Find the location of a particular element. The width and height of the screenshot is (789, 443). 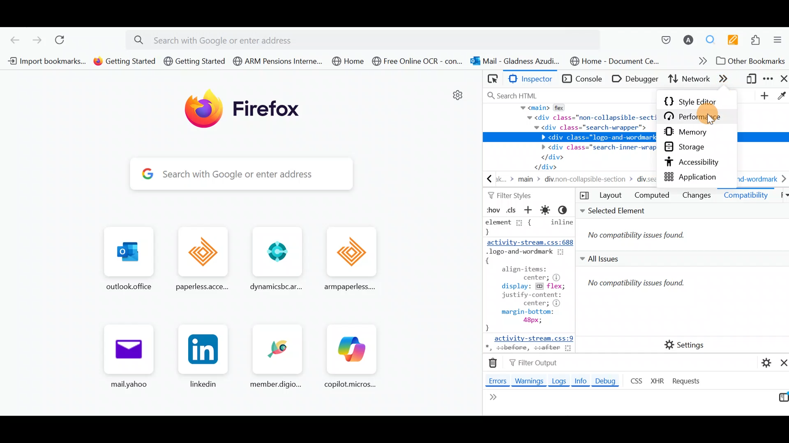

Search bar is located at coordinates (568, 94).